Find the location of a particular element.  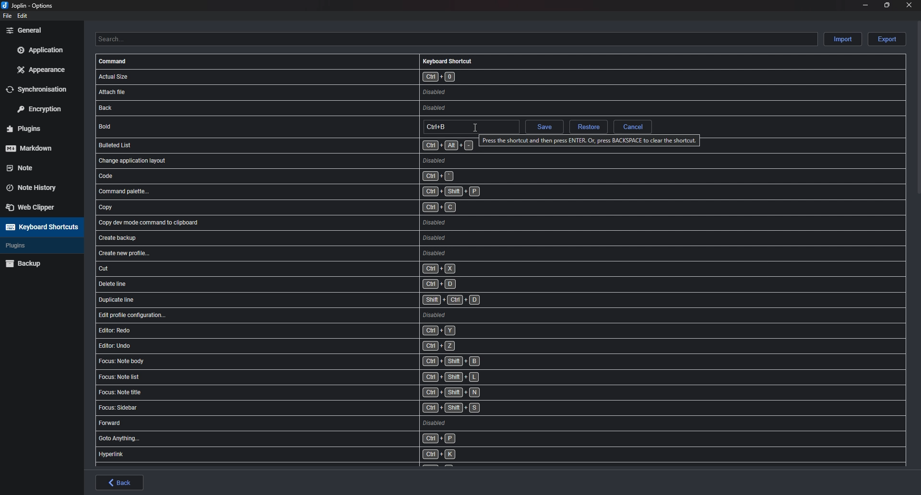

shortcut is located at coordinates (318, 361).